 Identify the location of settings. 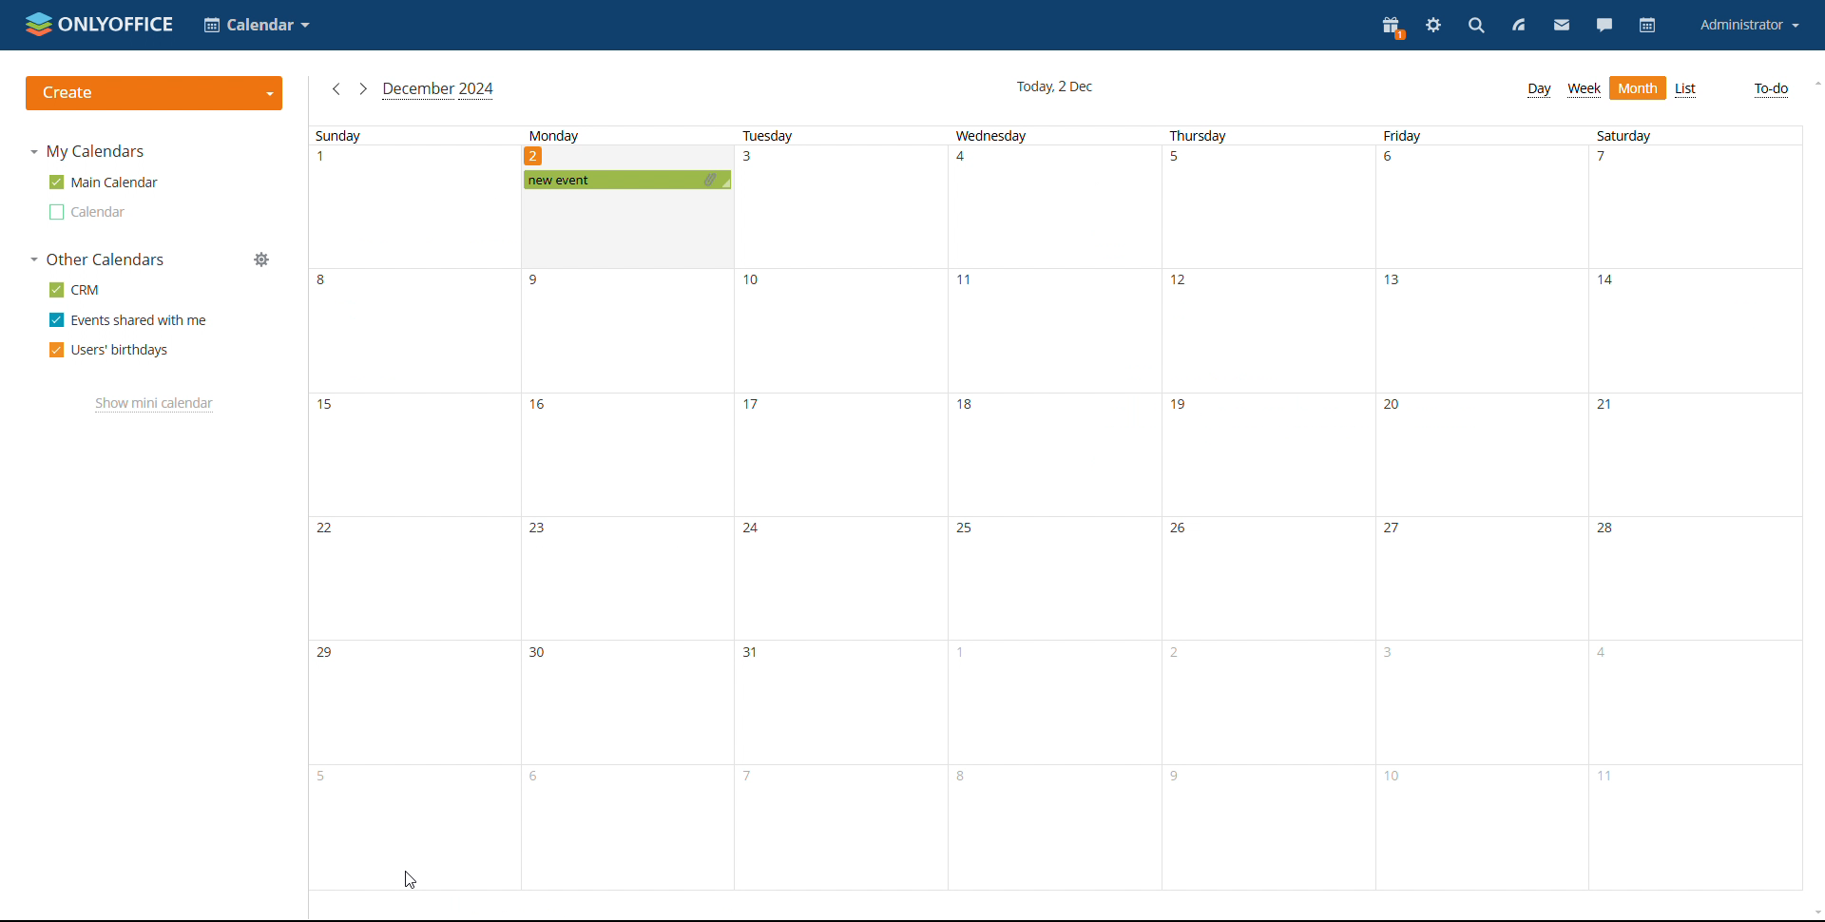
(1435, 27).